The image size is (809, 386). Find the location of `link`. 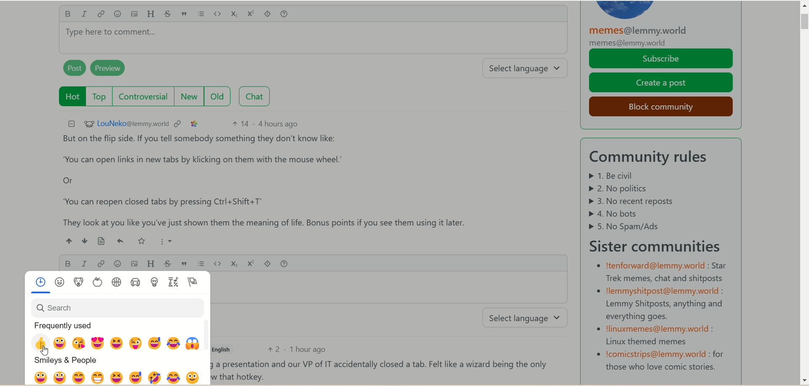

link is located at coordinates (195, 123).